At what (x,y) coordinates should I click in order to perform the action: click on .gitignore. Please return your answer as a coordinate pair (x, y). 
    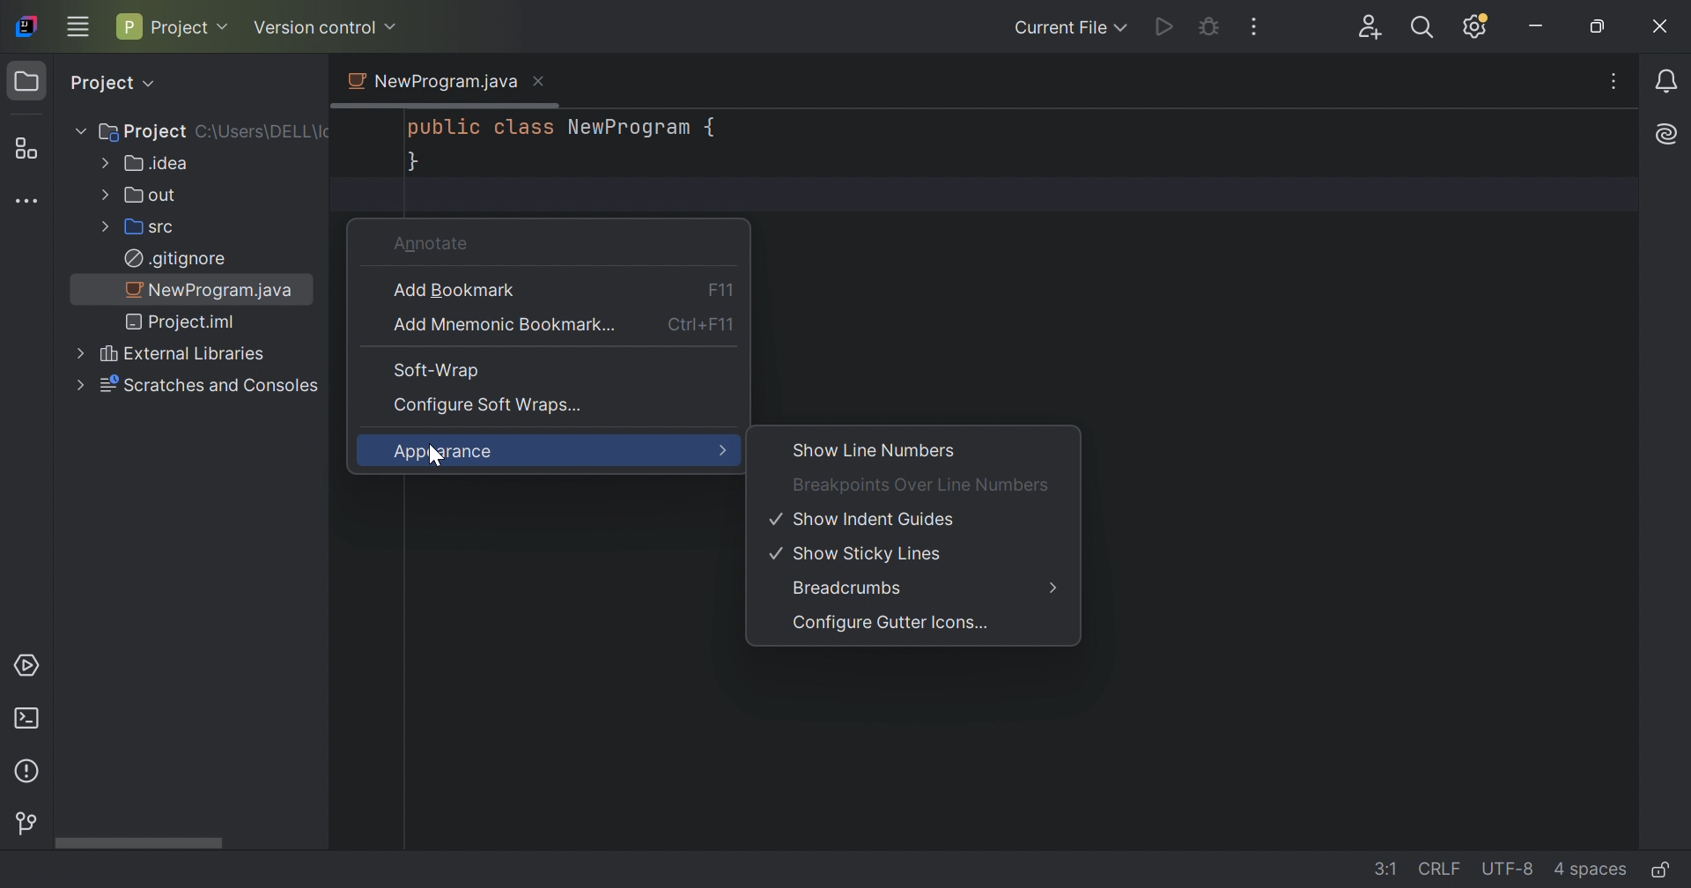
    Looking at the image, I should click on (176, 258).